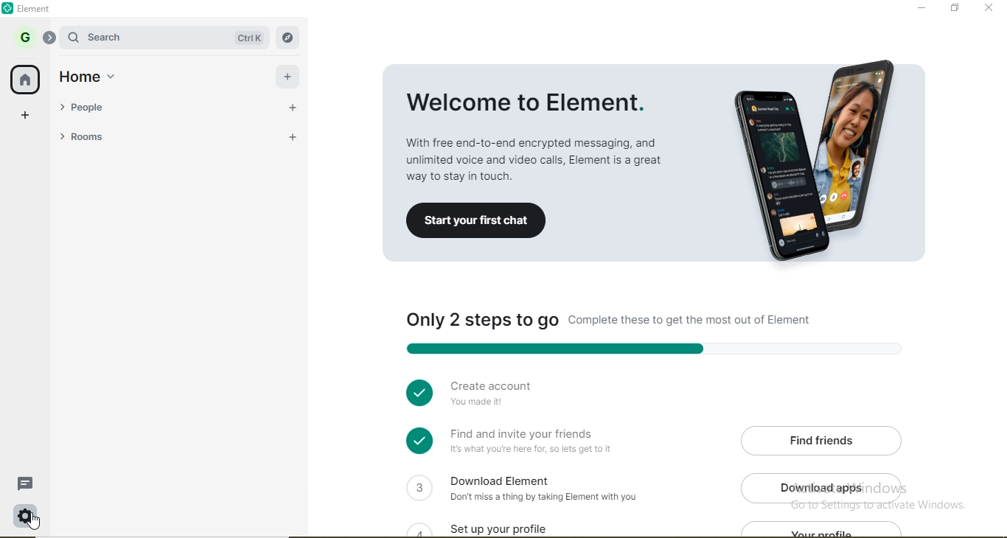 Image resolution: width=1007 pixels, height=538 pixels. Describe the element at coordinates (414, 525) in the screenshot. I see `4` at that location.